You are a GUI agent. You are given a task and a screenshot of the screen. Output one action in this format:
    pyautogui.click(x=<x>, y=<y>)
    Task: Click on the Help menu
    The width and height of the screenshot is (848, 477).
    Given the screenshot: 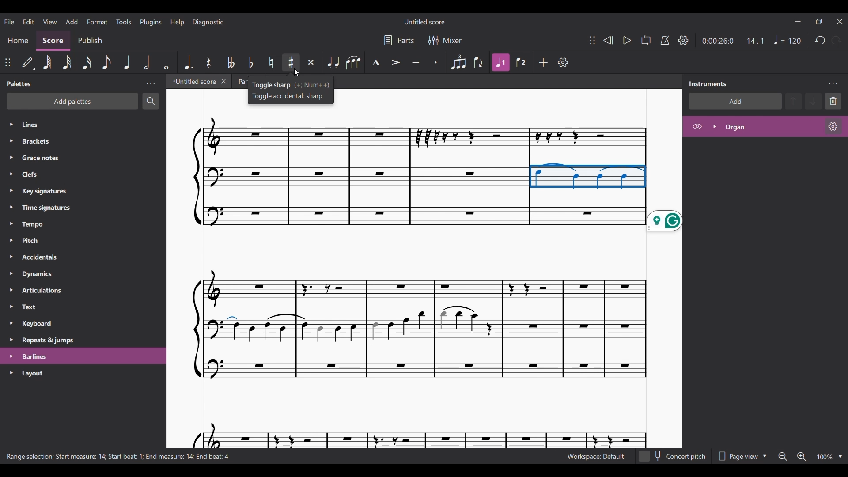 What is the action you would take?
    pyautogui.click(x=177, y=22)
    